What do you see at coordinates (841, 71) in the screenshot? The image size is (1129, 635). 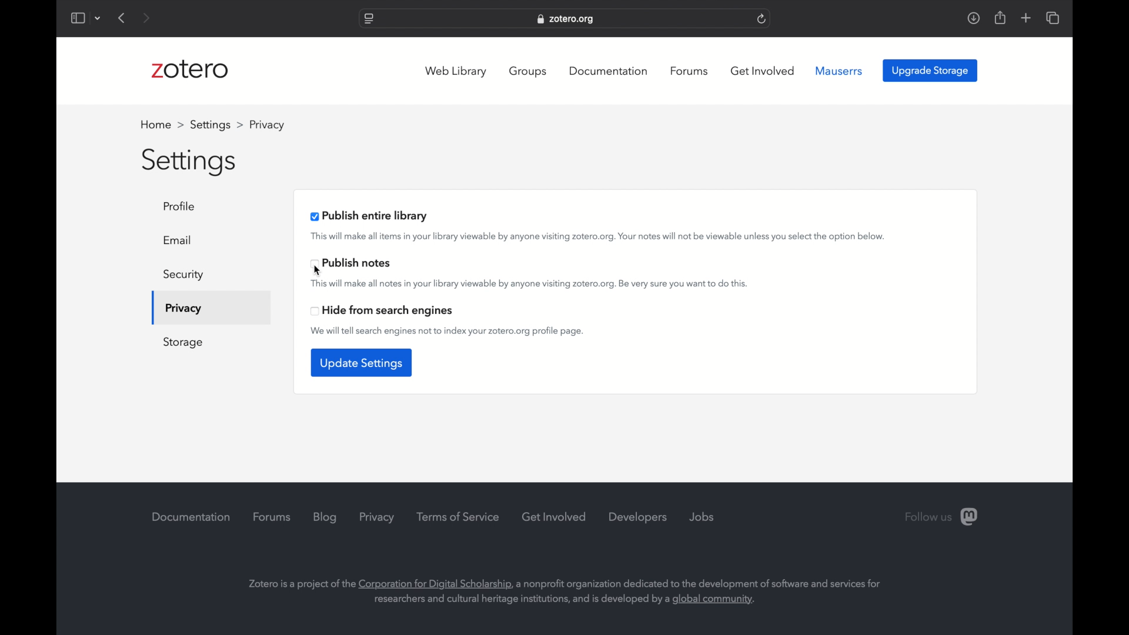 I see `mauserrs` at bounding box center [841, 71].